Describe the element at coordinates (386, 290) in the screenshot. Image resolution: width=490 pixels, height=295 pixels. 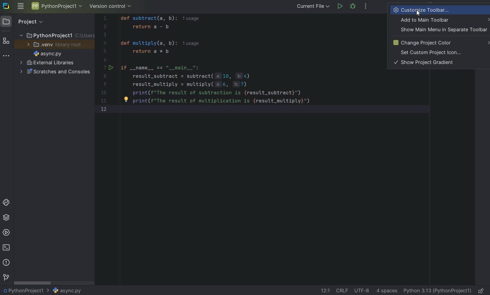
I see `INDENT` at that location.